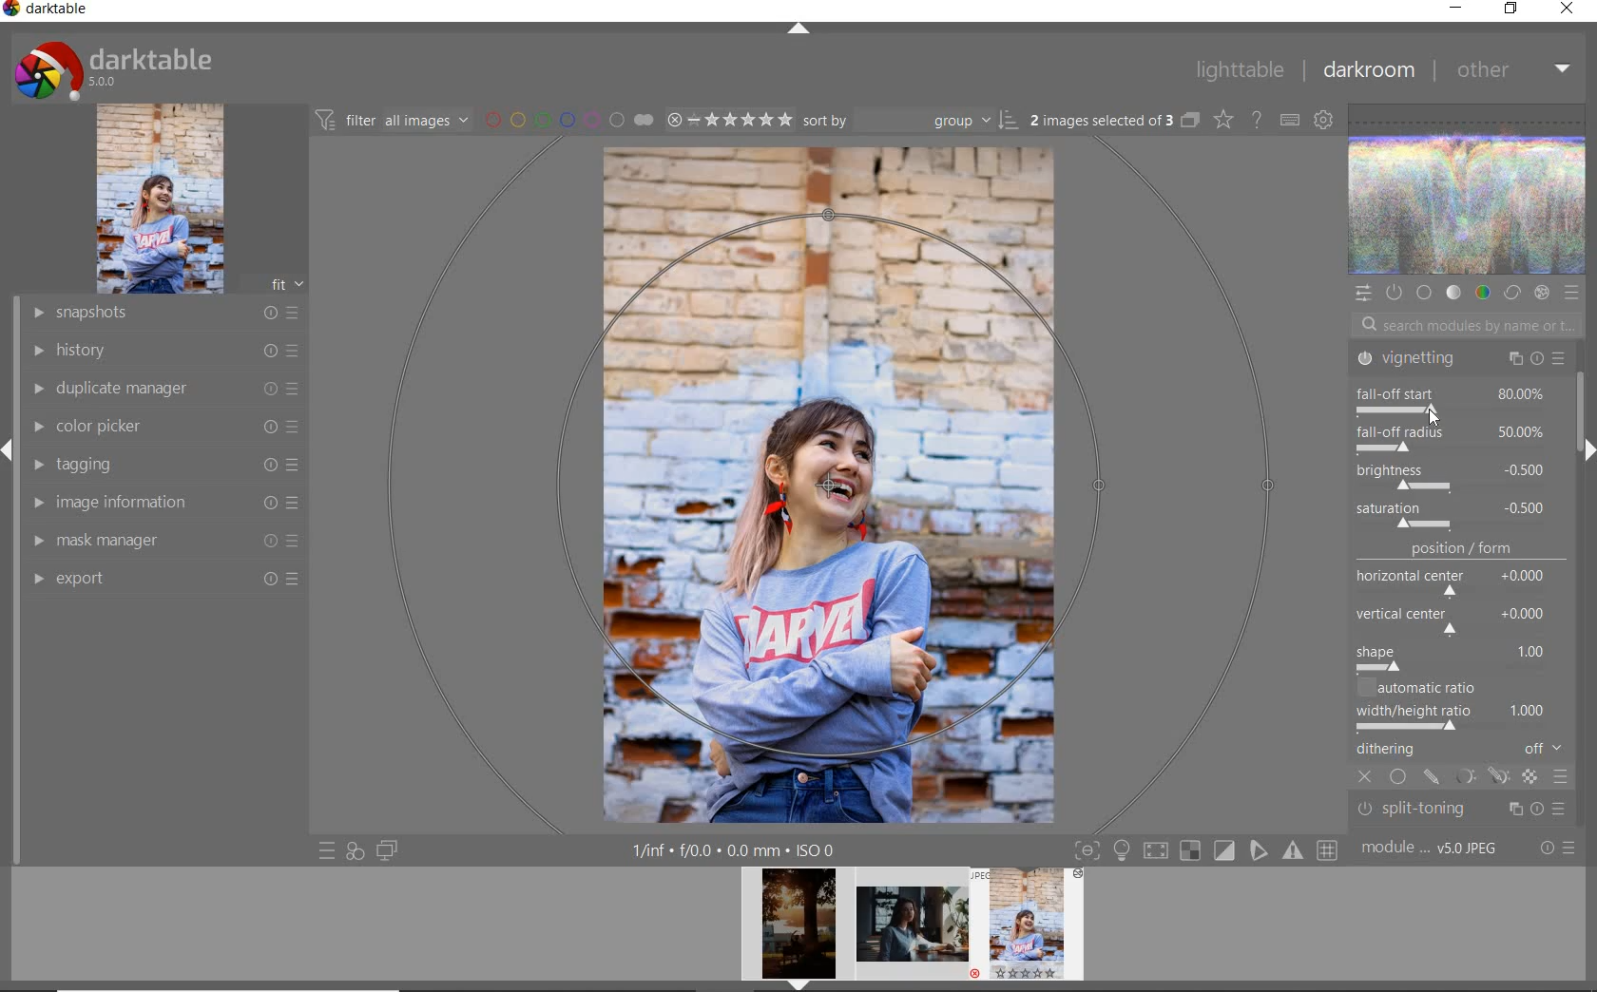 This screenshot has height=992, width=1597. Describe the element at coordinates (830, 482) in the screenshot. I see `selected image` at that location.